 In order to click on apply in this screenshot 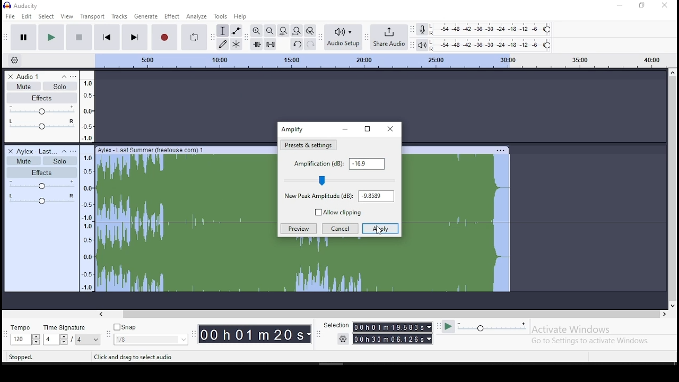, I will do `click(381, 229)`.